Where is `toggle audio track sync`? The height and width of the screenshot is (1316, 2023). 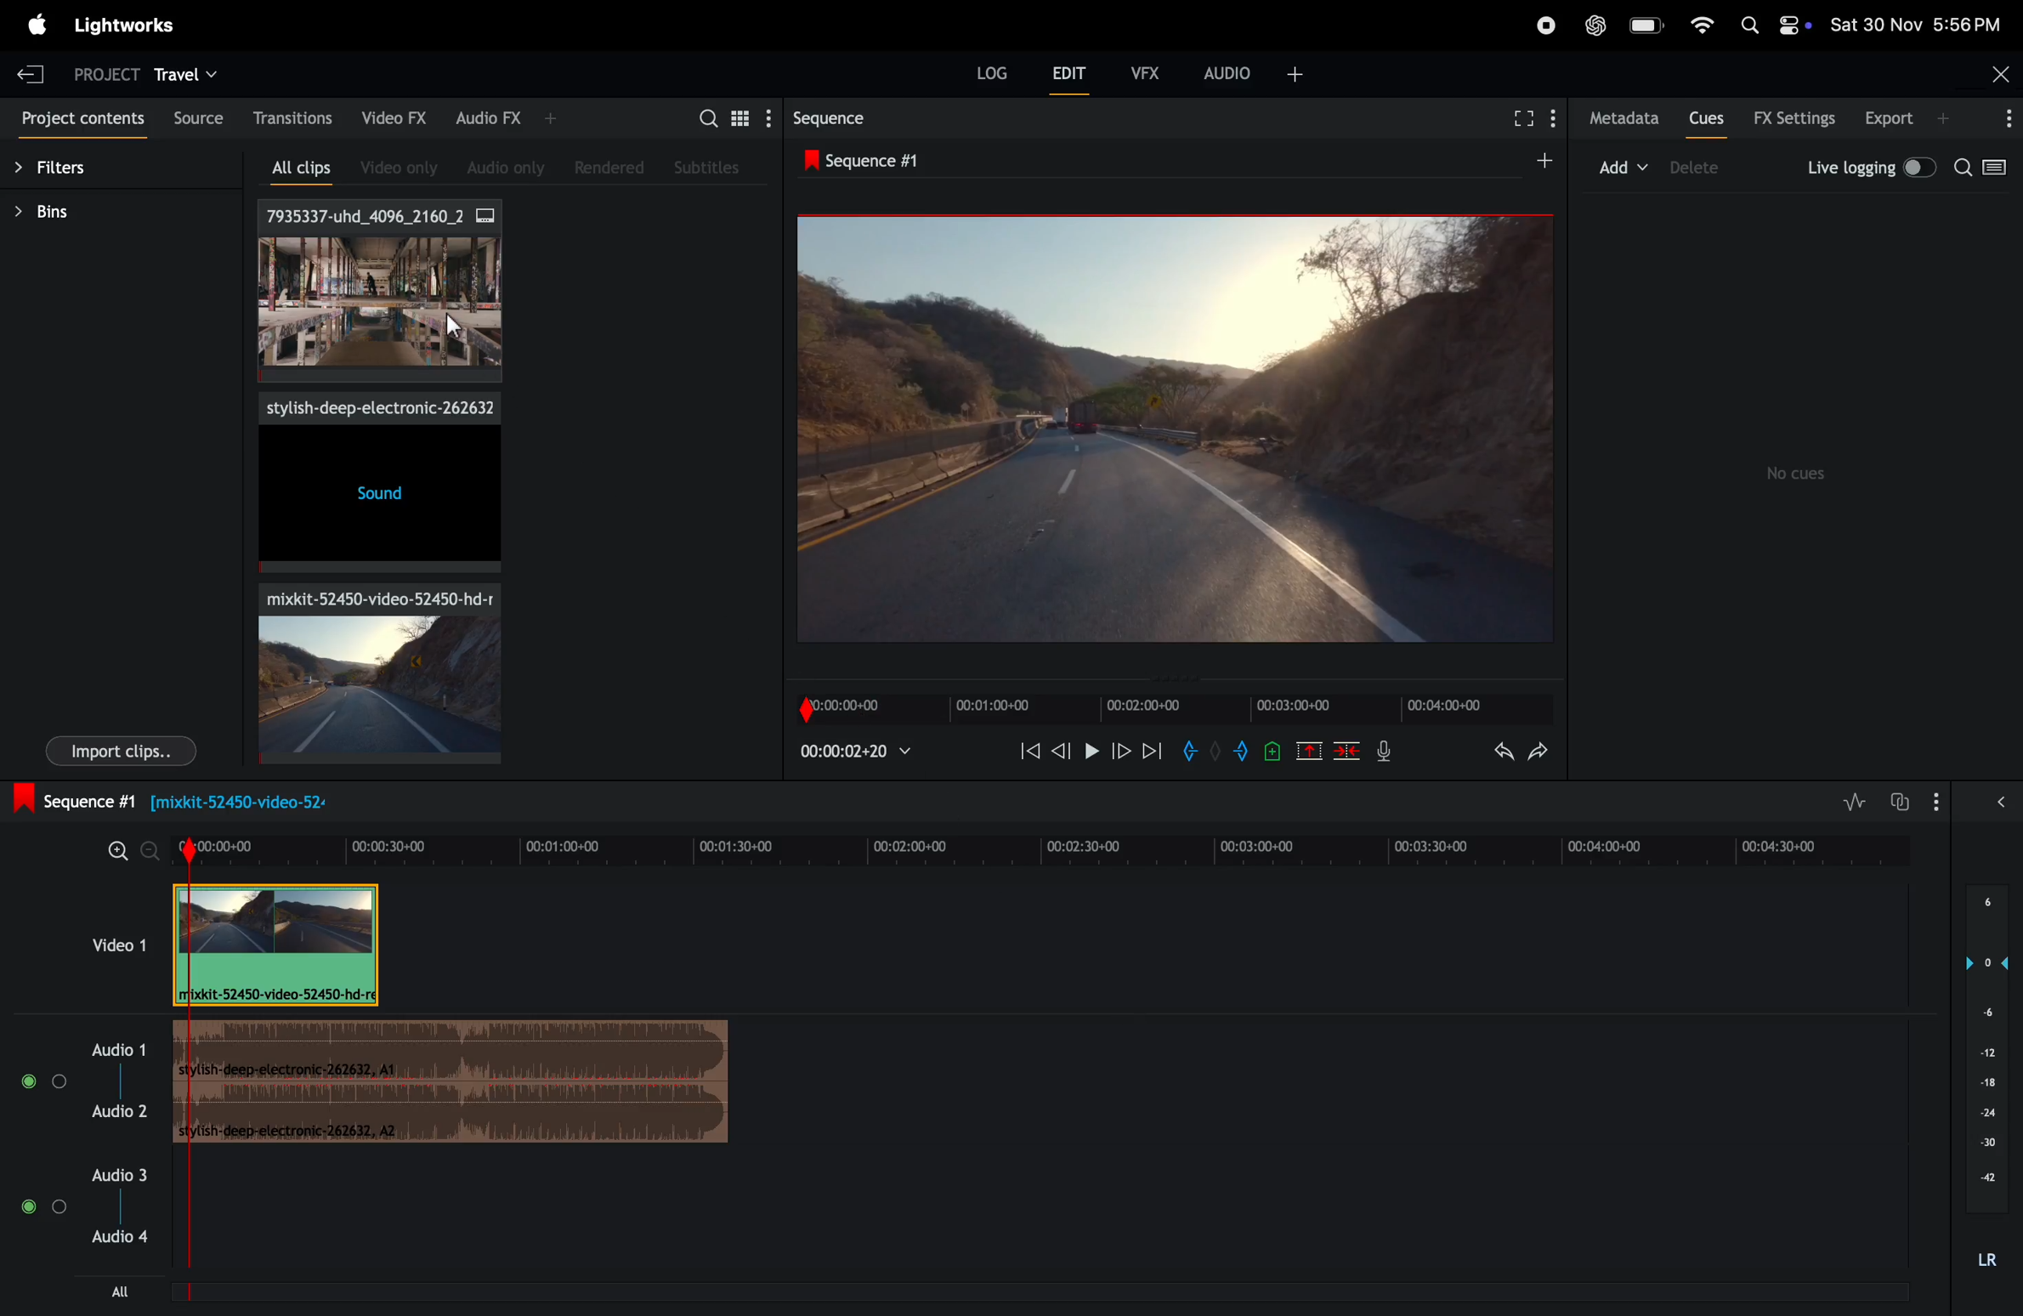
toggle audio track sync is located at coordinates (1903, 799).